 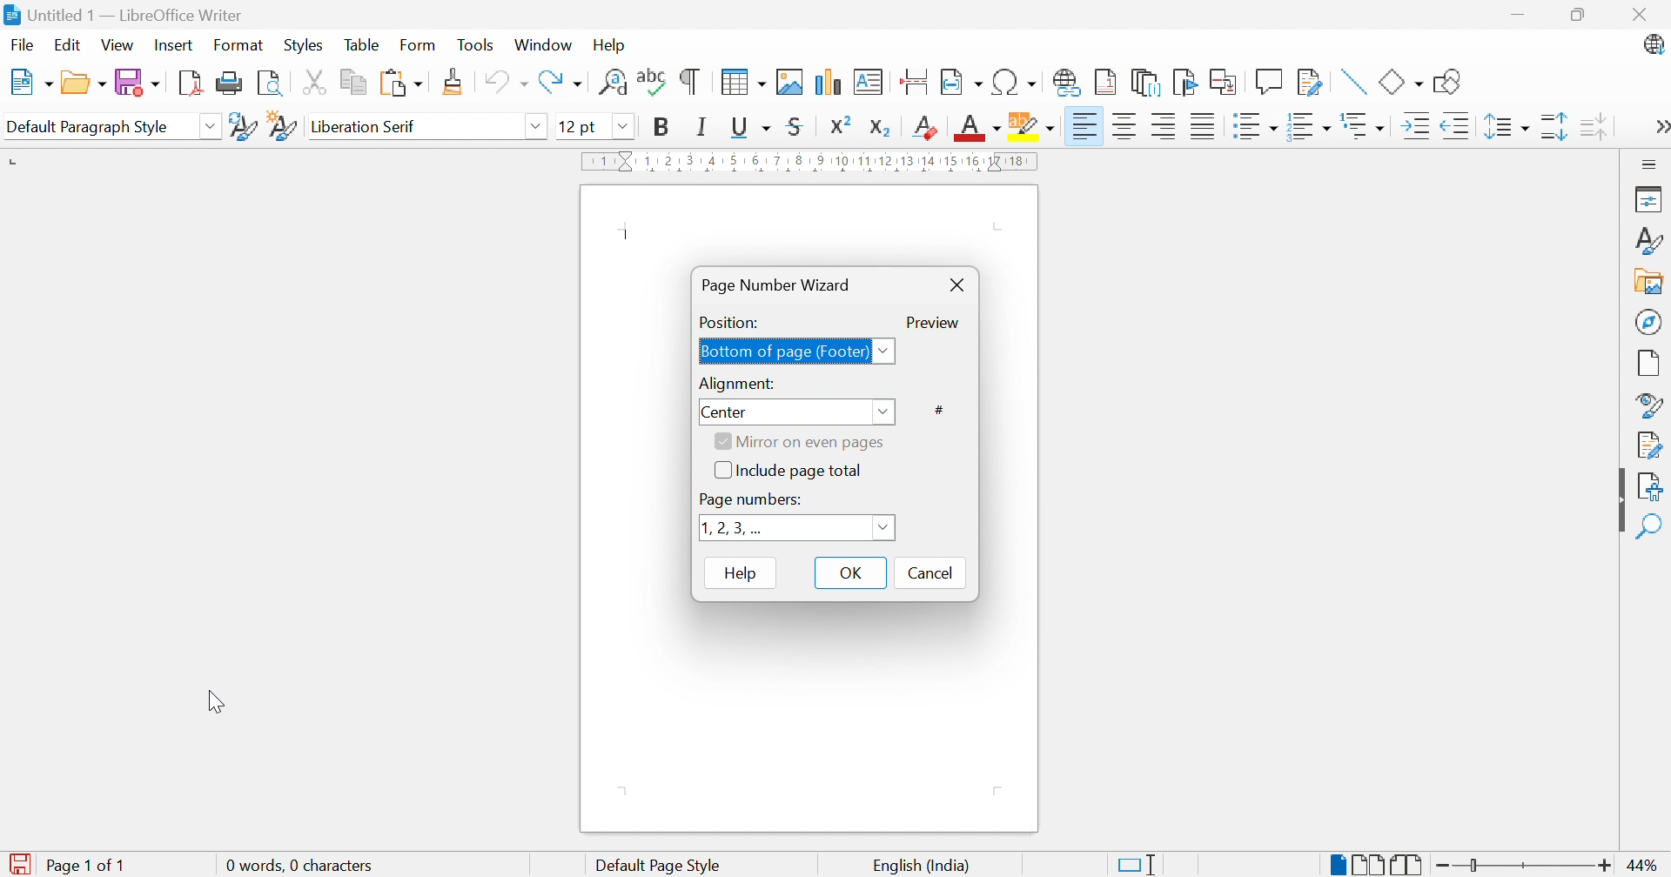 What do you see at coordinates (786, 352) in the screenshot?
I see `Bottom of page (Footer)` at bounding box center [786, 352].